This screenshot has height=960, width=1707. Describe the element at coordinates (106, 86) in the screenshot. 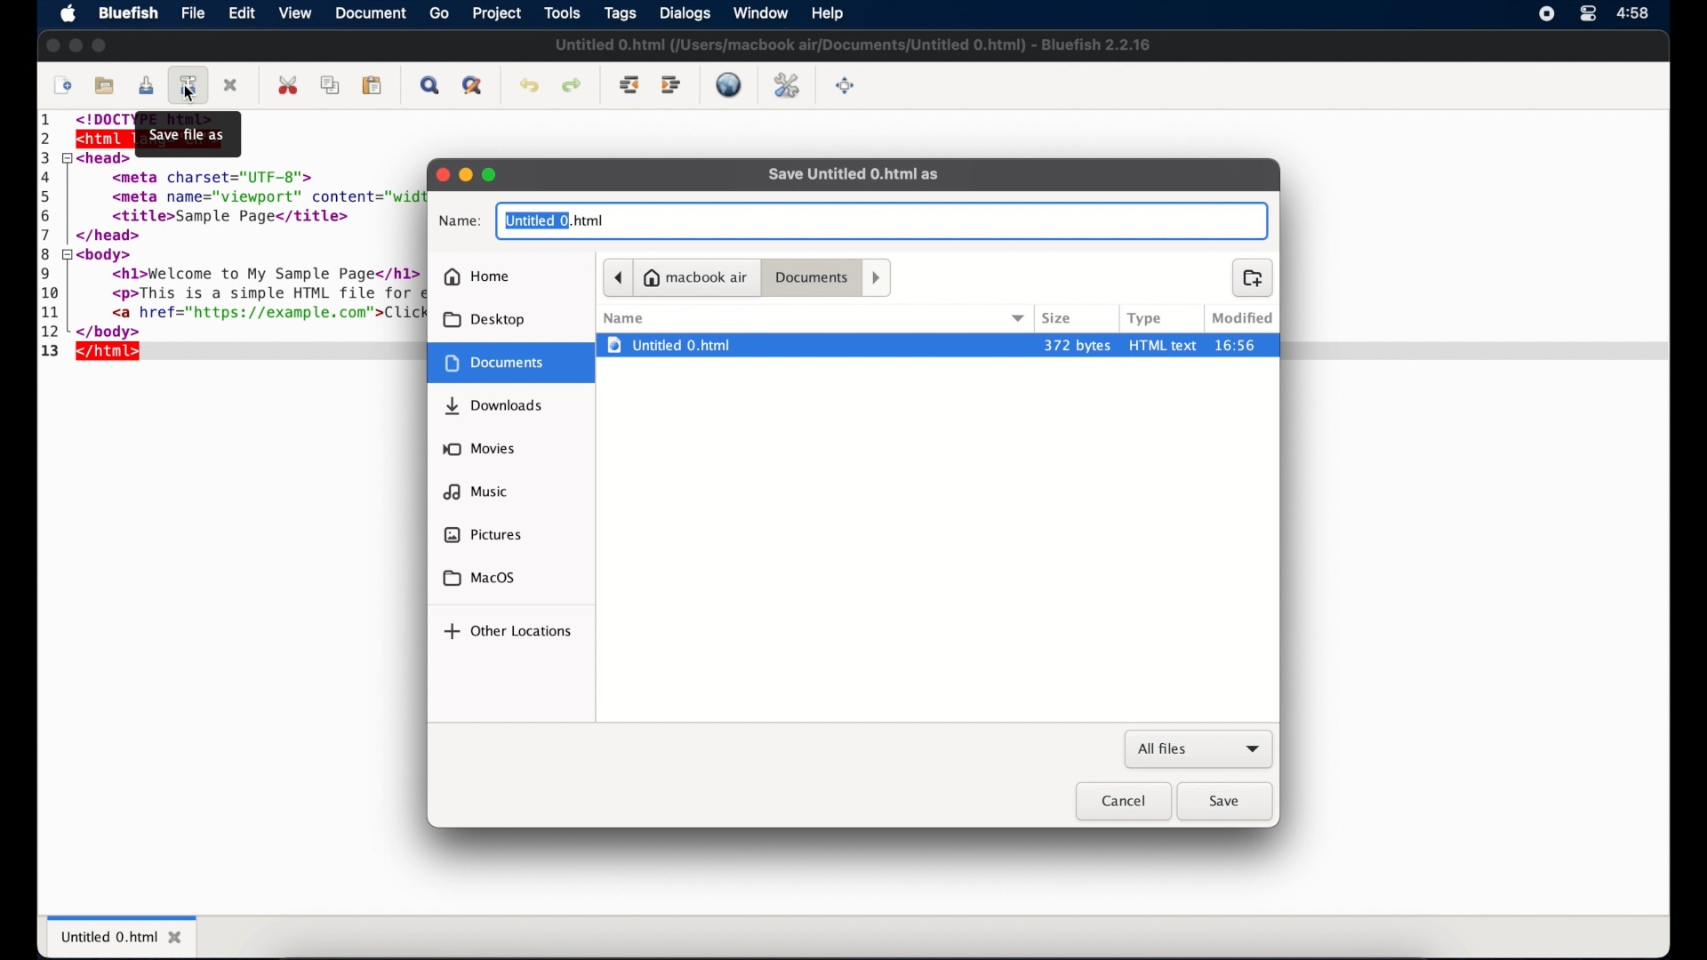

I see `open` at that location.